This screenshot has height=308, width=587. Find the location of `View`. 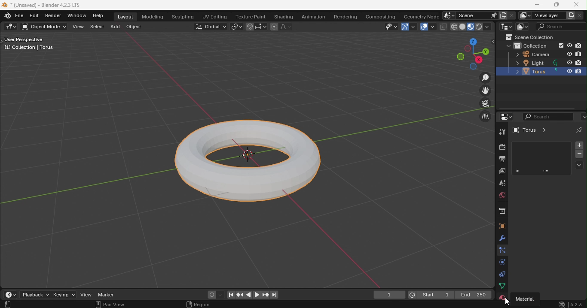

View is located at coordinates (86, 295).